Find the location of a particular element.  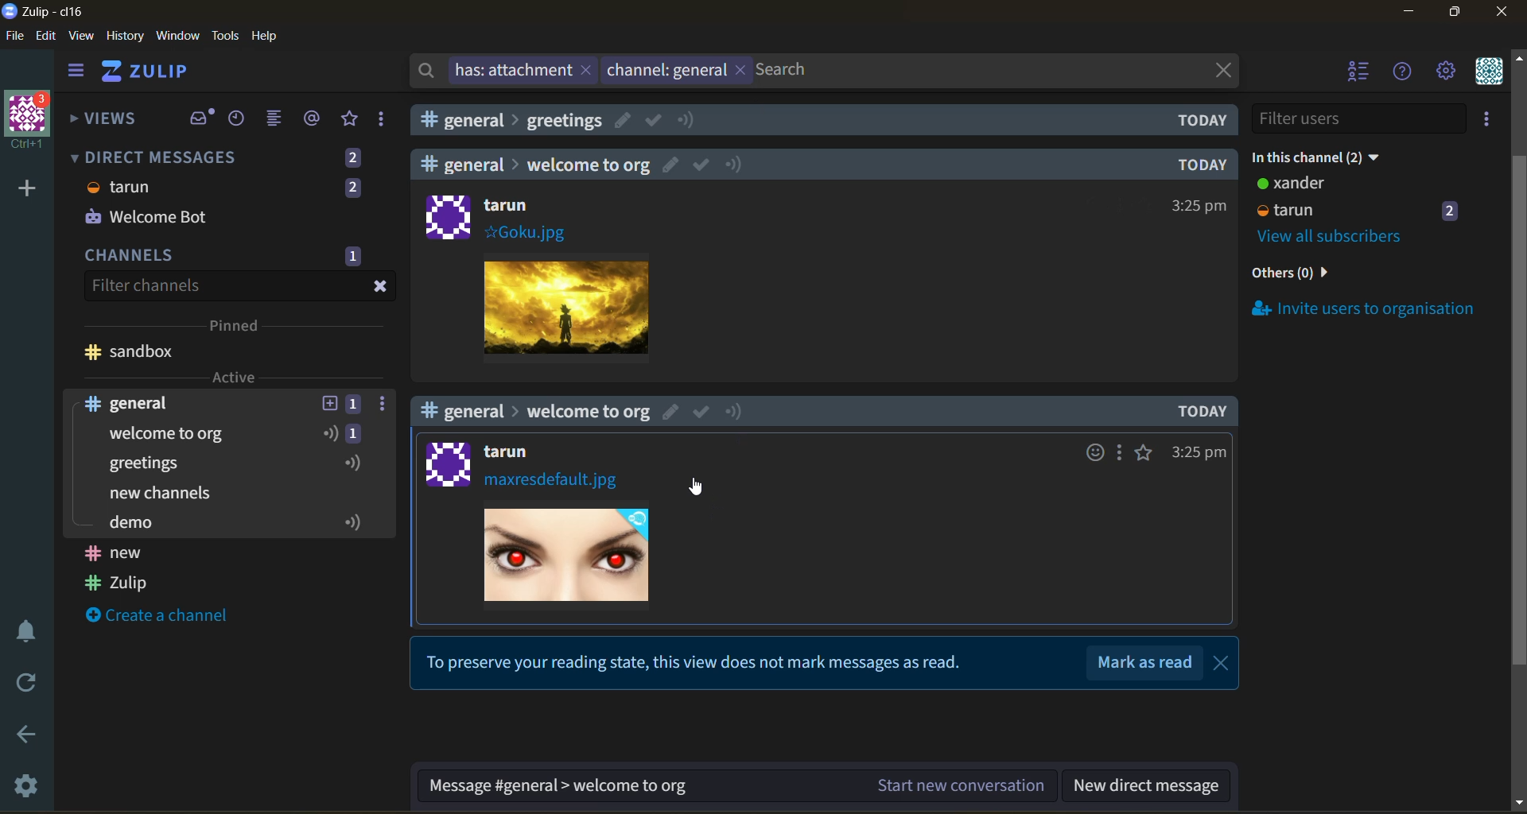

go back is located at coordinates (32, 737).